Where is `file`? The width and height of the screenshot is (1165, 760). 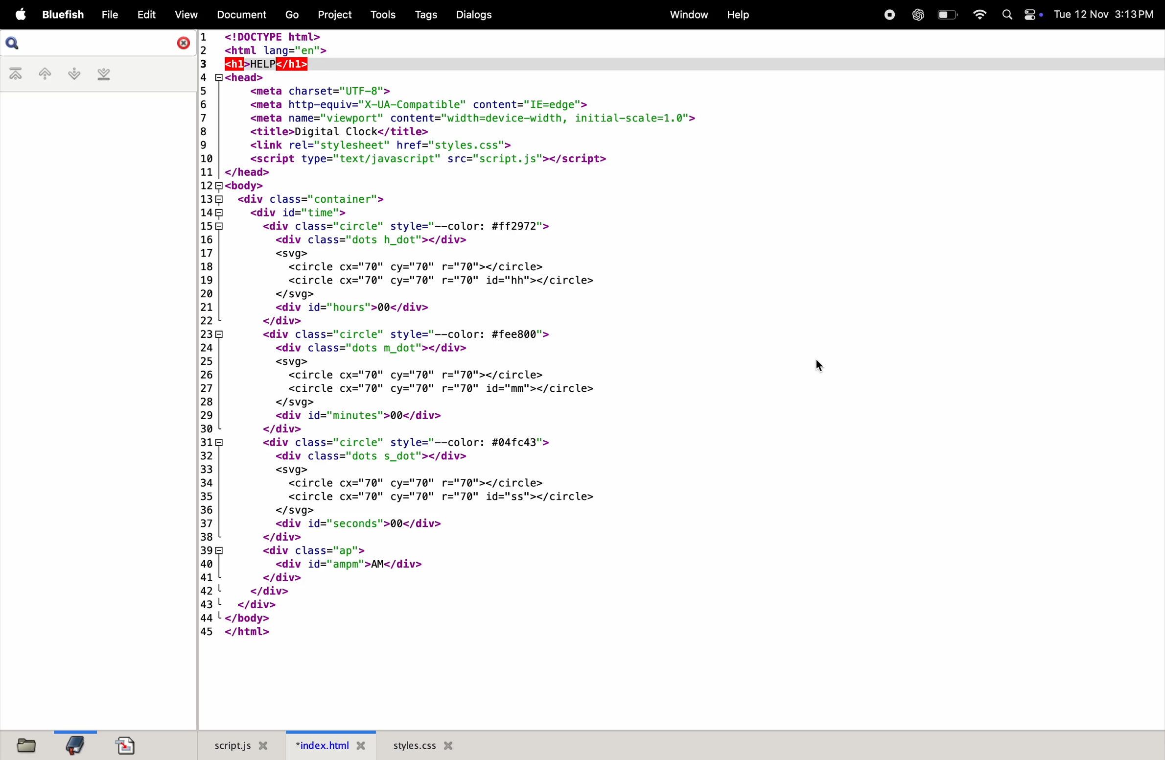
file is located at coordinates (110, 15).